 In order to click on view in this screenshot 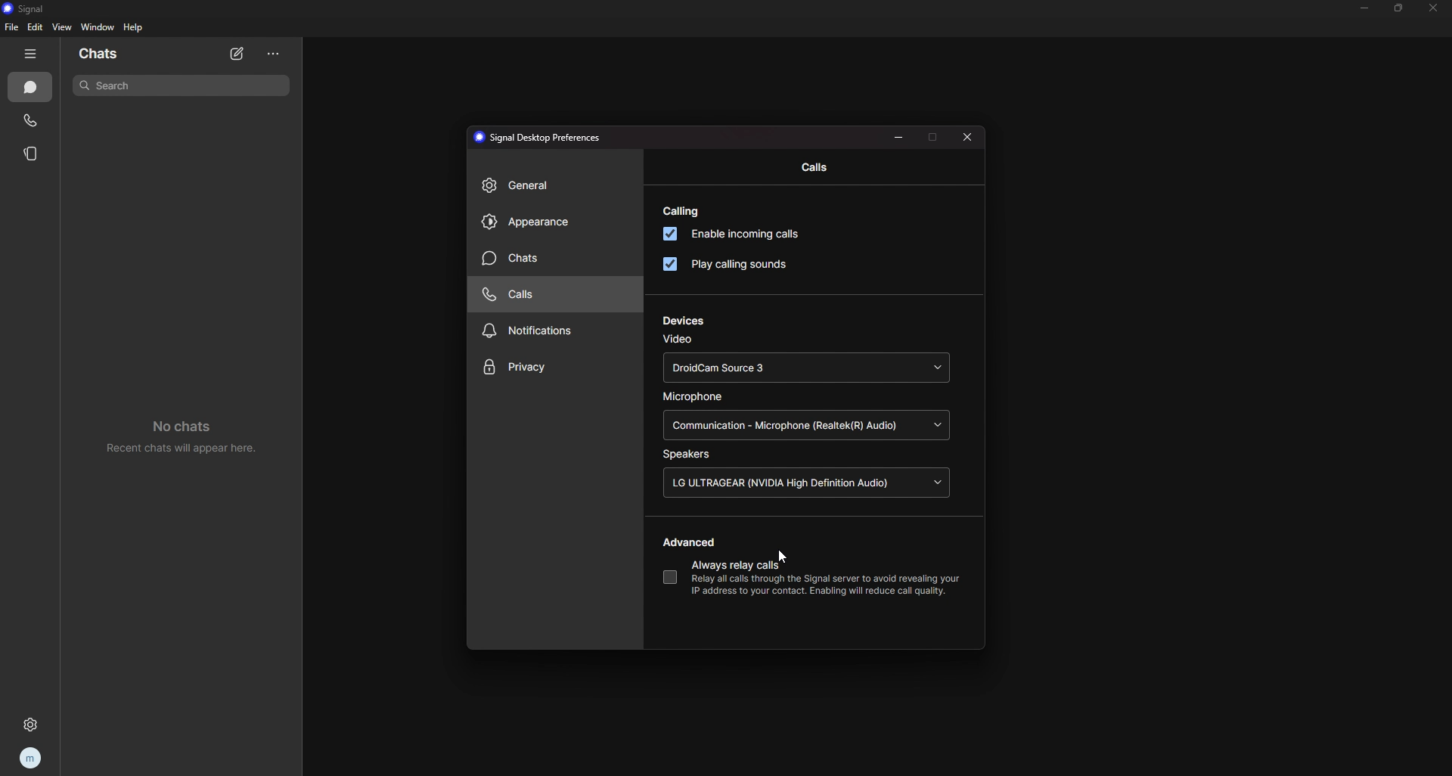, I will do `click(63, 27)`.